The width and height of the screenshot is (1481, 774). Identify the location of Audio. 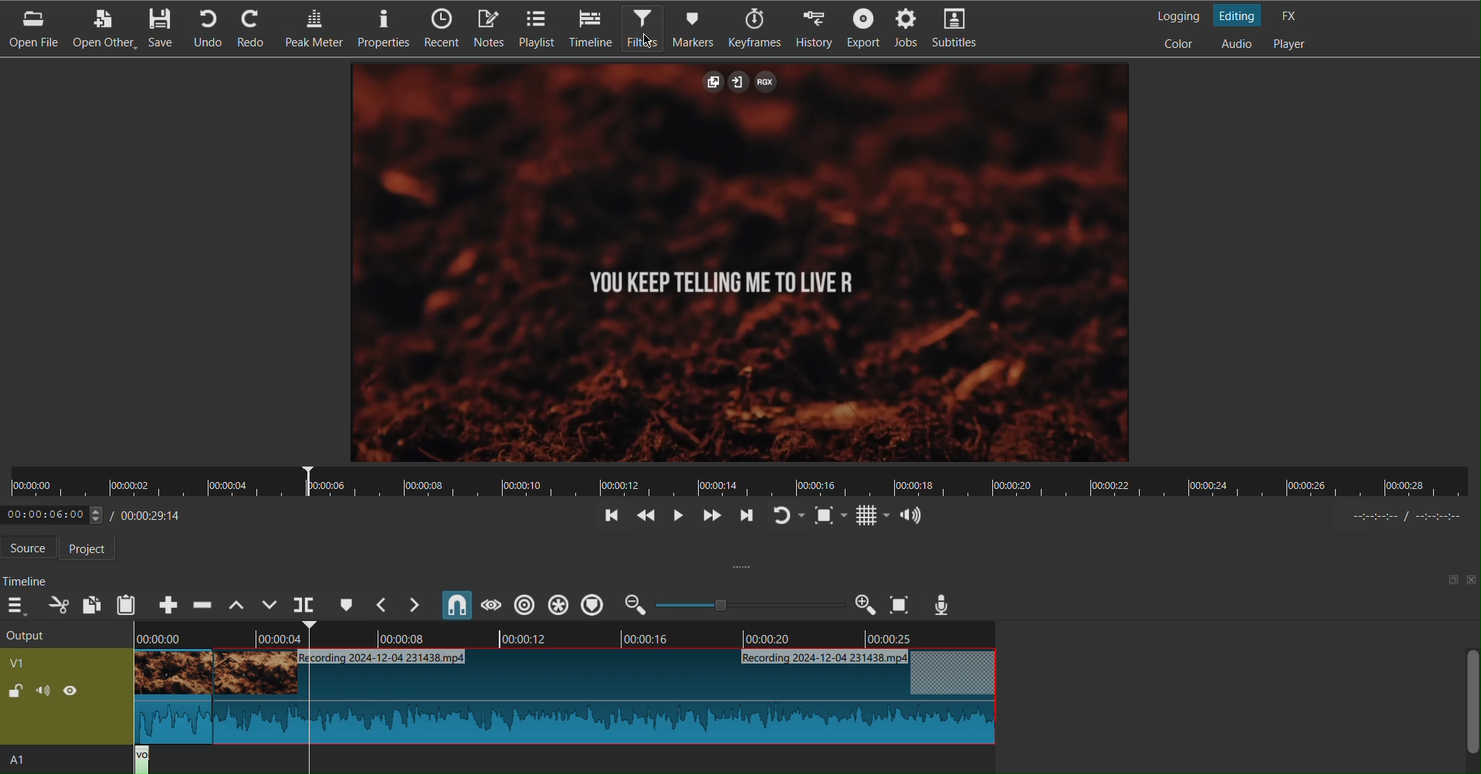
(913, 514).